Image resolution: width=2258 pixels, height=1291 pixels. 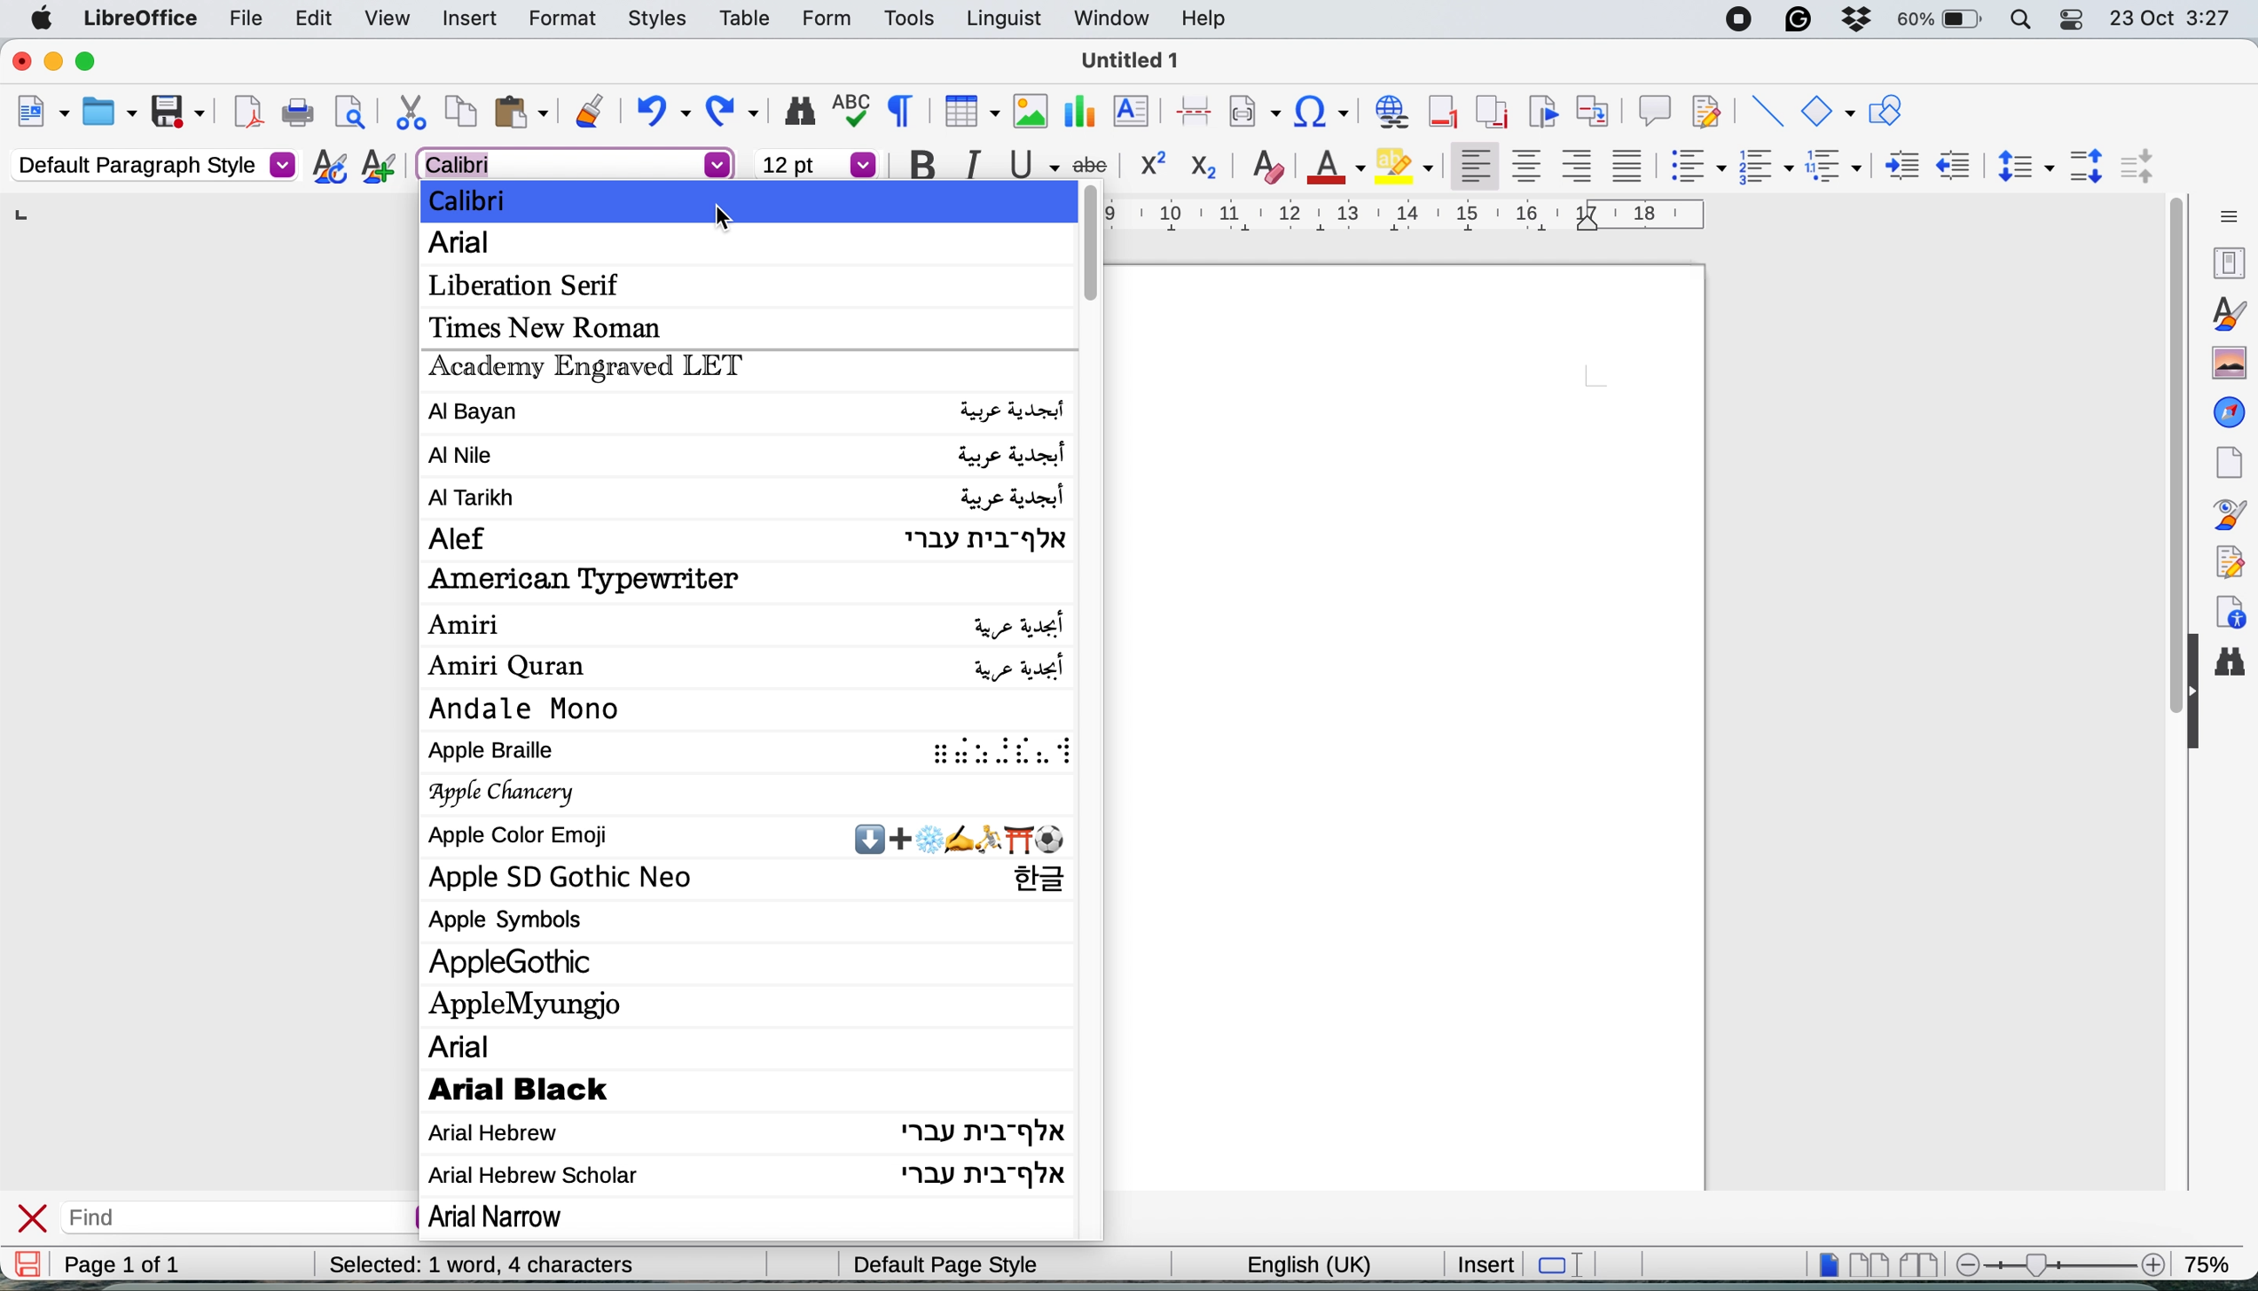 I want to click on control center, so click(x=2074, y=22).